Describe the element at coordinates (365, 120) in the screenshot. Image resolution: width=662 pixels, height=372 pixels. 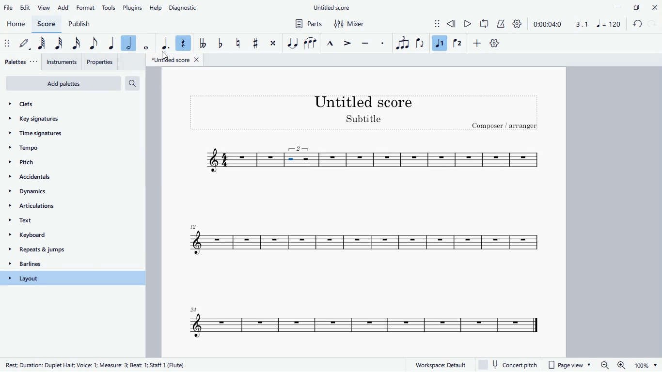
I see `score subtitle` at that location.